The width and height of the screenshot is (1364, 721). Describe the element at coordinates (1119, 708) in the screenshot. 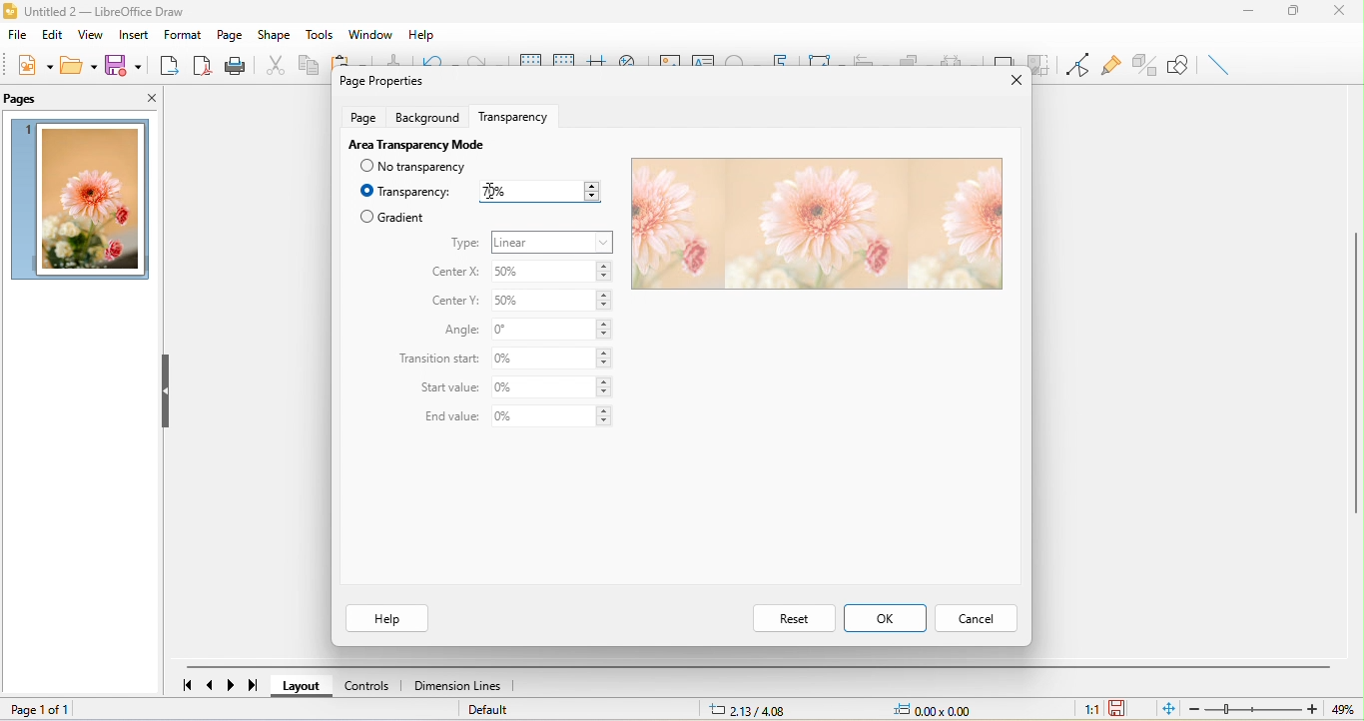

I see `the document has not been modified since the last save` at that location.